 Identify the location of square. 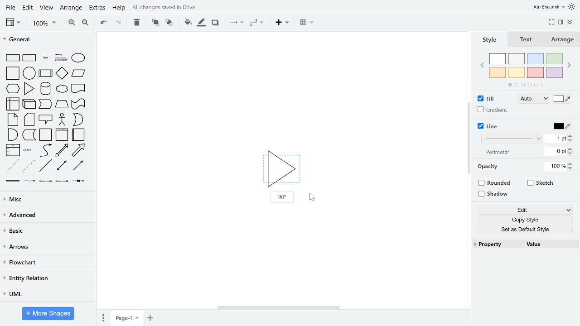
(11, 73).